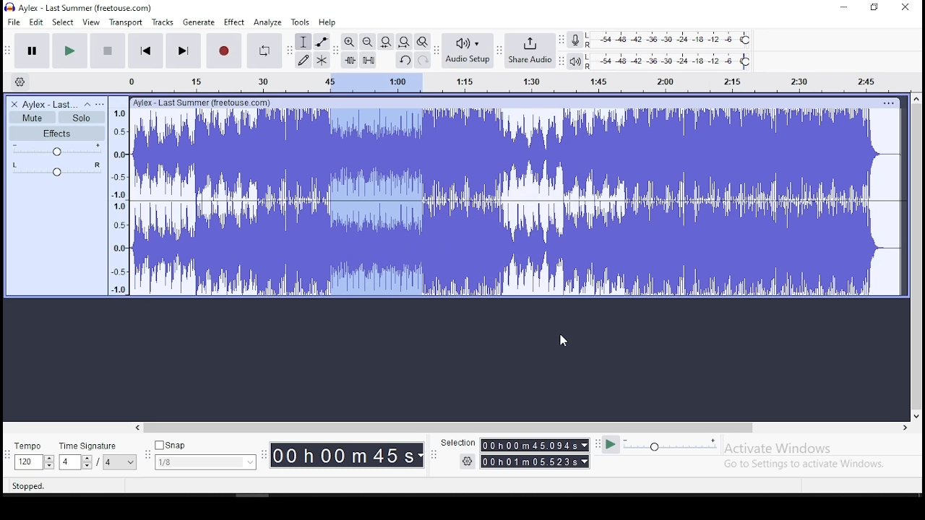  I want to click on view, so click(92, 22).